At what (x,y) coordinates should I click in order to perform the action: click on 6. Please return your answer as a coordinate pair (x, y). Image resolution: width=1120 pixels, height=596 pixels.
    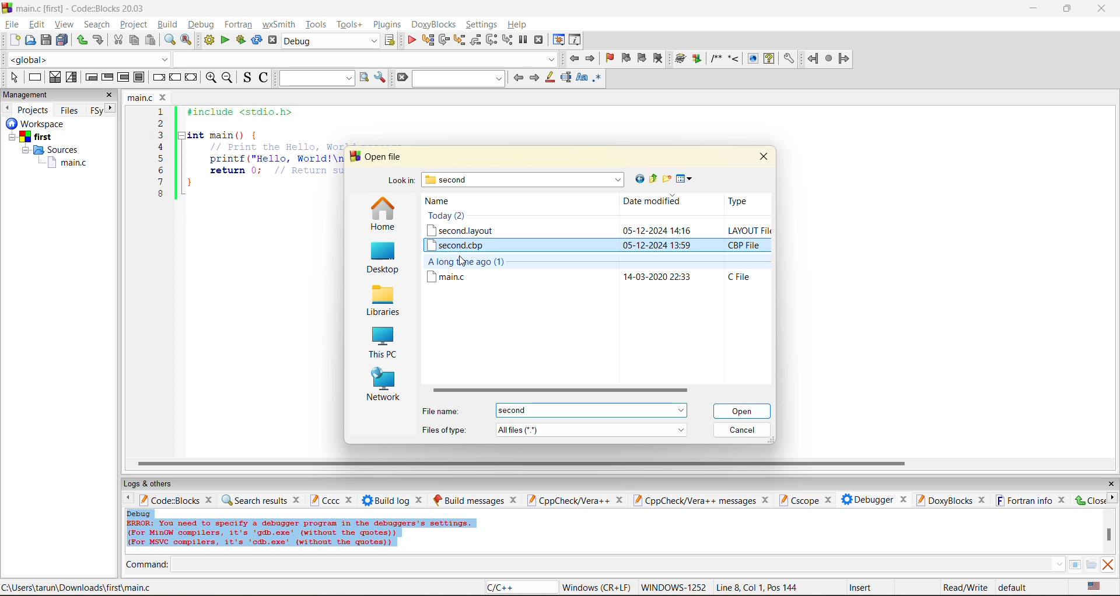
    Looking at the image, I should click on (160, 170).